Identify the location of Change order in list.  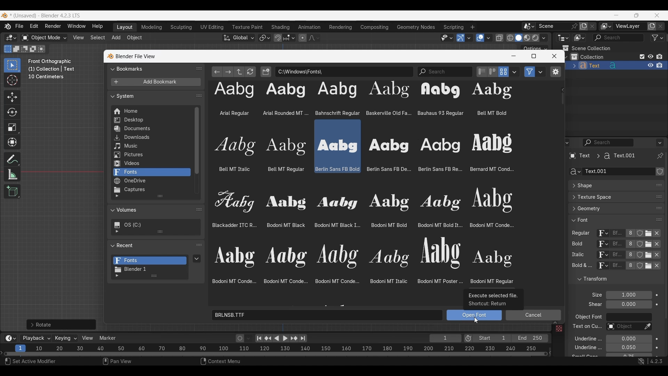
(199, 209).